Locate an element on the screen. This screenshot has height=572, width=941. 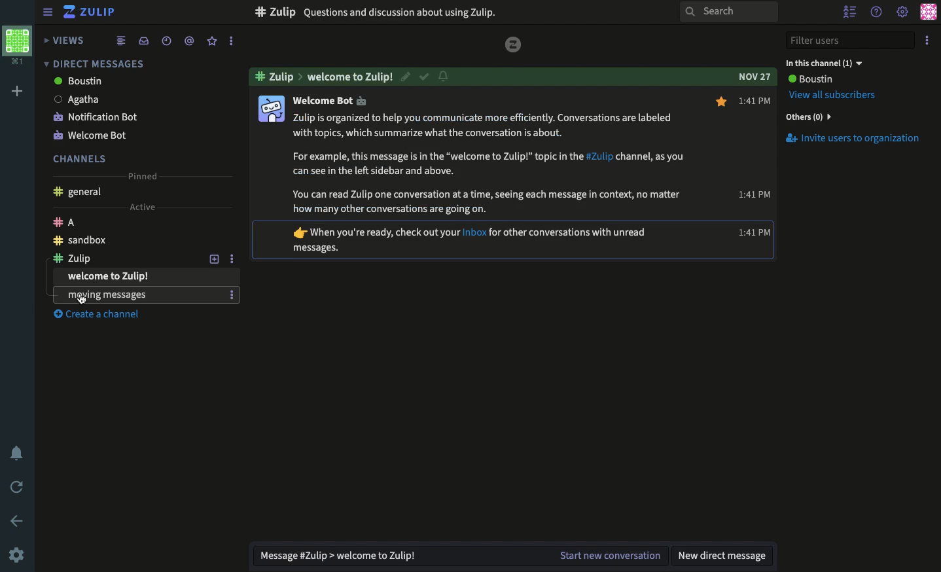
Refresh is located at coordinates (18, 486).